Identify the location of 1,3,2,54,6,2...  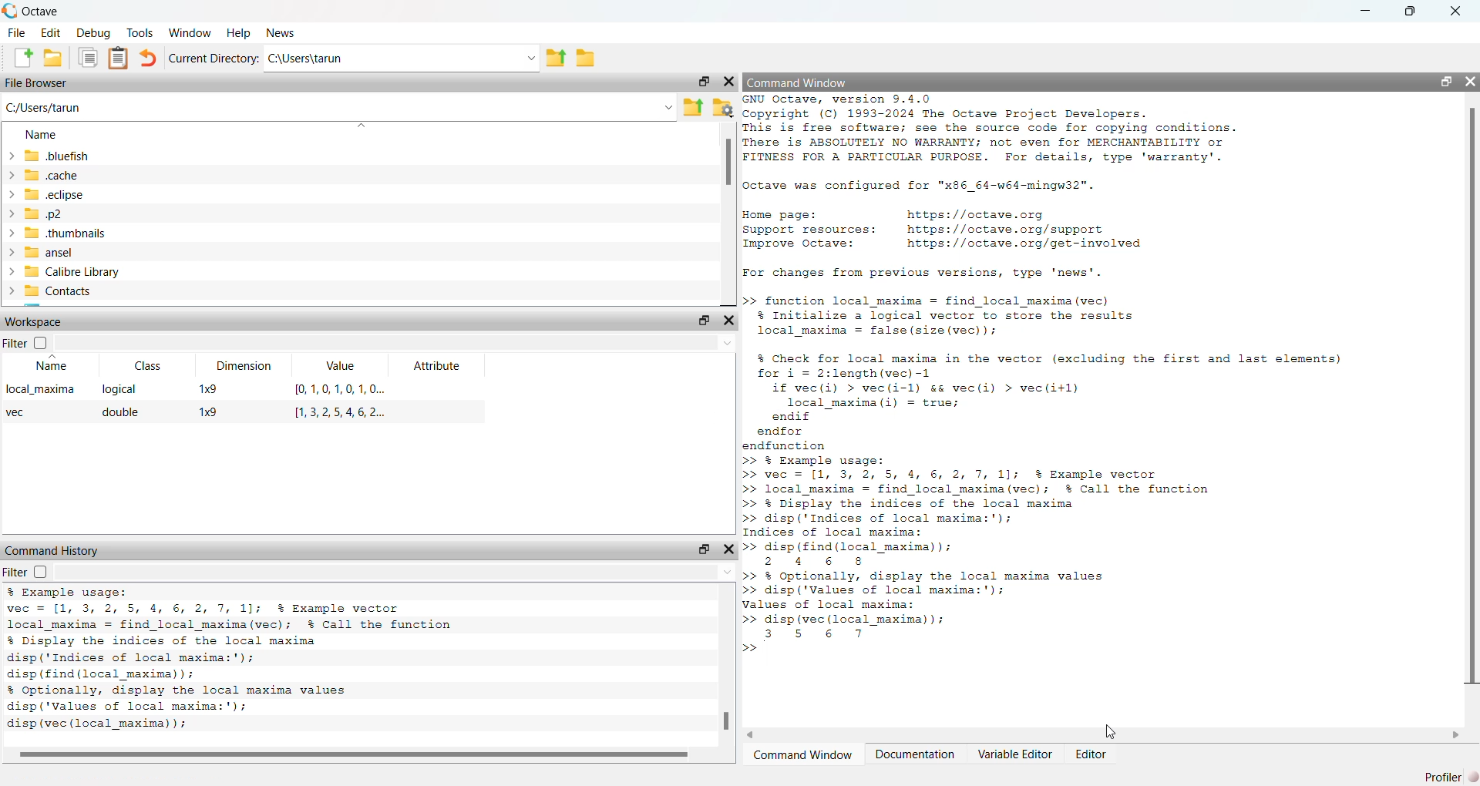
(341, 411).